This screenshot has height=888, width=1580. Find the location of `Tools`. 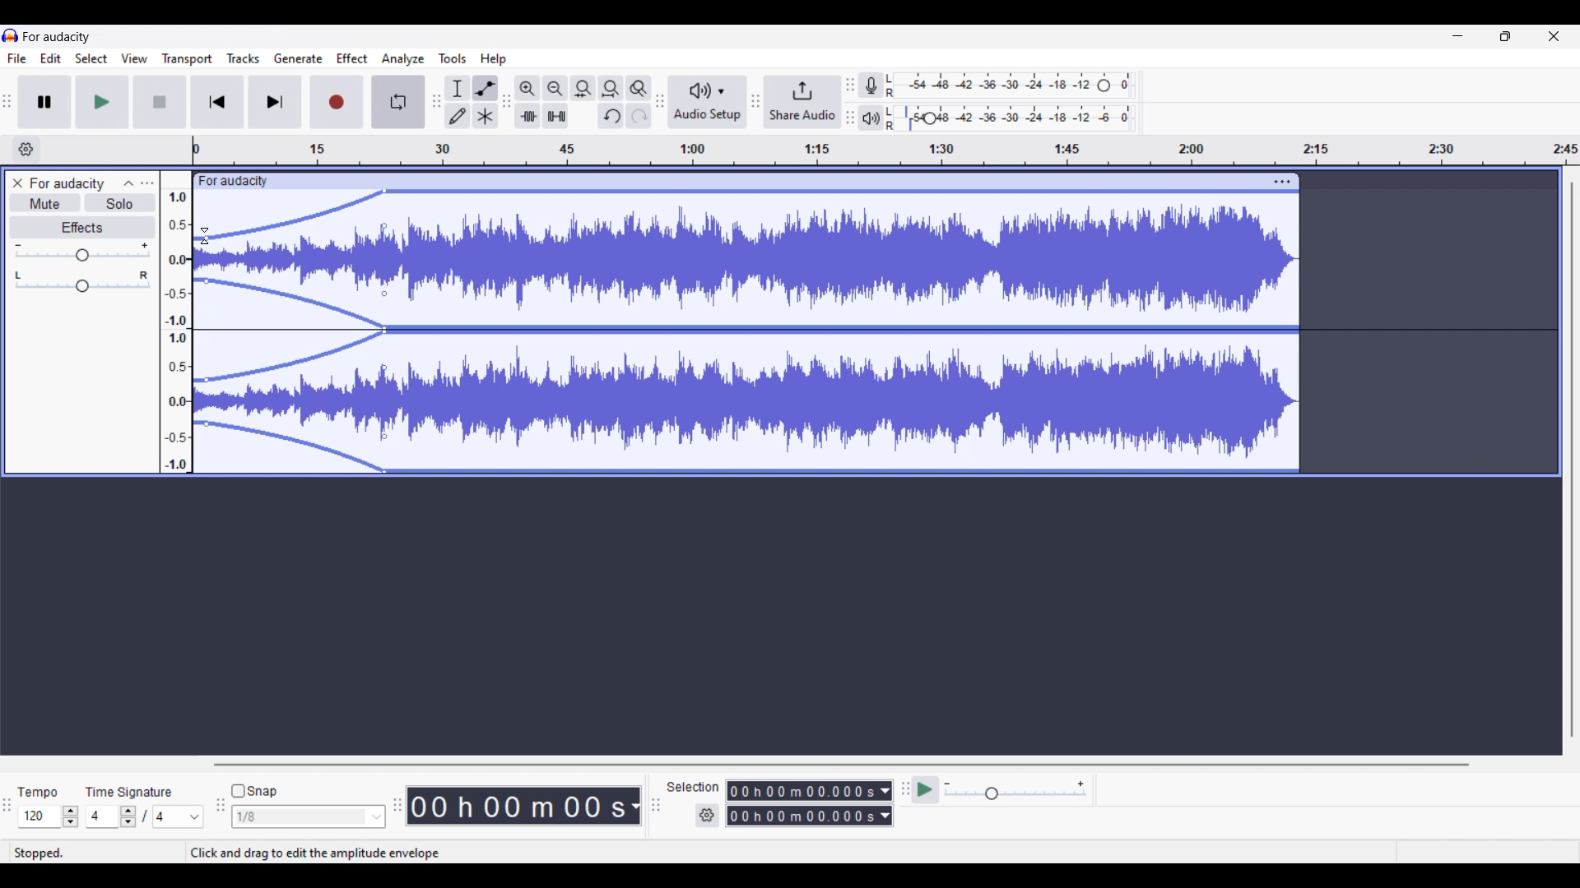

Tools is located at coordinates (452, 58).